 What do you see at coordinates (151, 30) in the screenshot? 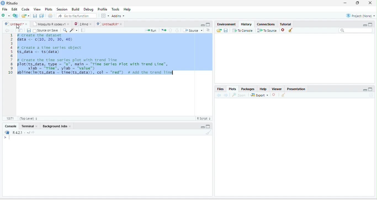
I see `Run` at bounding box center [151, 30].